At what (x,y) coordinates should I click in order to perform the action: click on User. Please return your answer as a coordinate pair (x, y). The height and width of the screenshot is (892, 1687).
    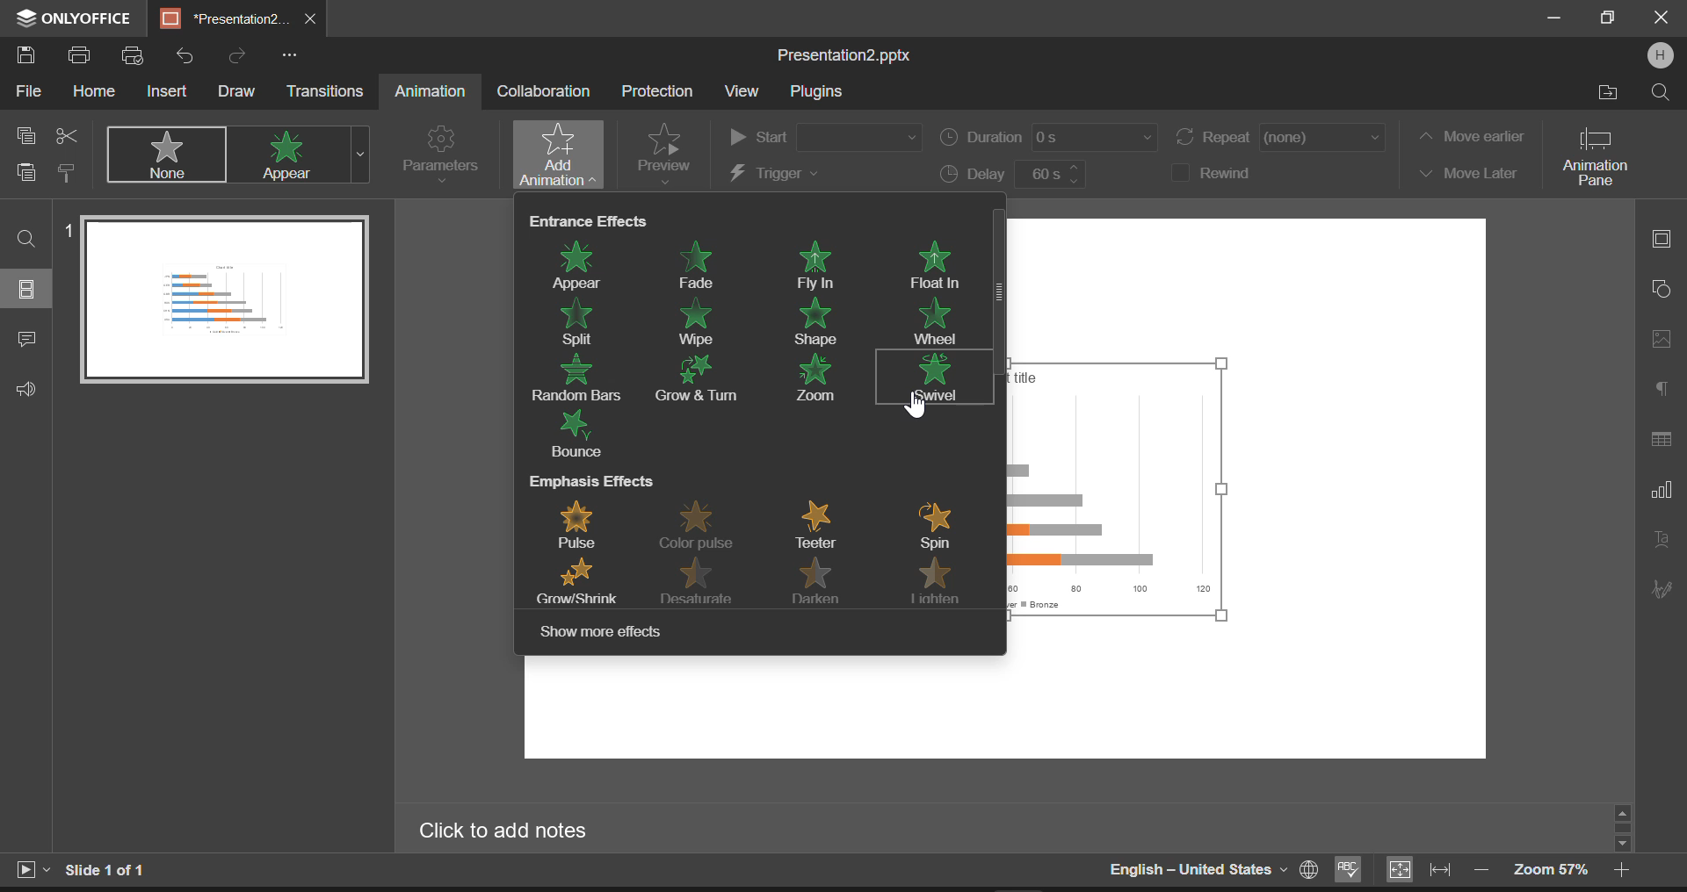
    Looking at the image, I should click on (1660, 55).